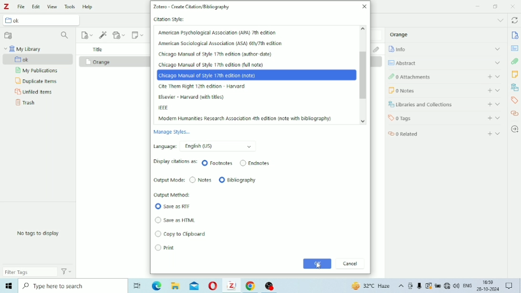 The width and height of the screenshot is (521, 293). I want to click on Elsevier - Harvard (with titles), so click(191, 97).